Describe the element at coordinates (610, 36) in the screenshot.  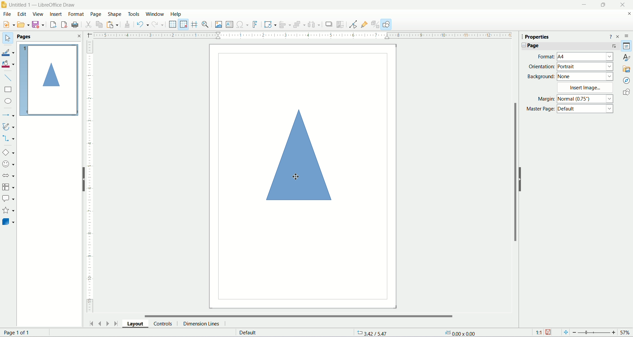
I see `Help about sidebar deck` at that location.